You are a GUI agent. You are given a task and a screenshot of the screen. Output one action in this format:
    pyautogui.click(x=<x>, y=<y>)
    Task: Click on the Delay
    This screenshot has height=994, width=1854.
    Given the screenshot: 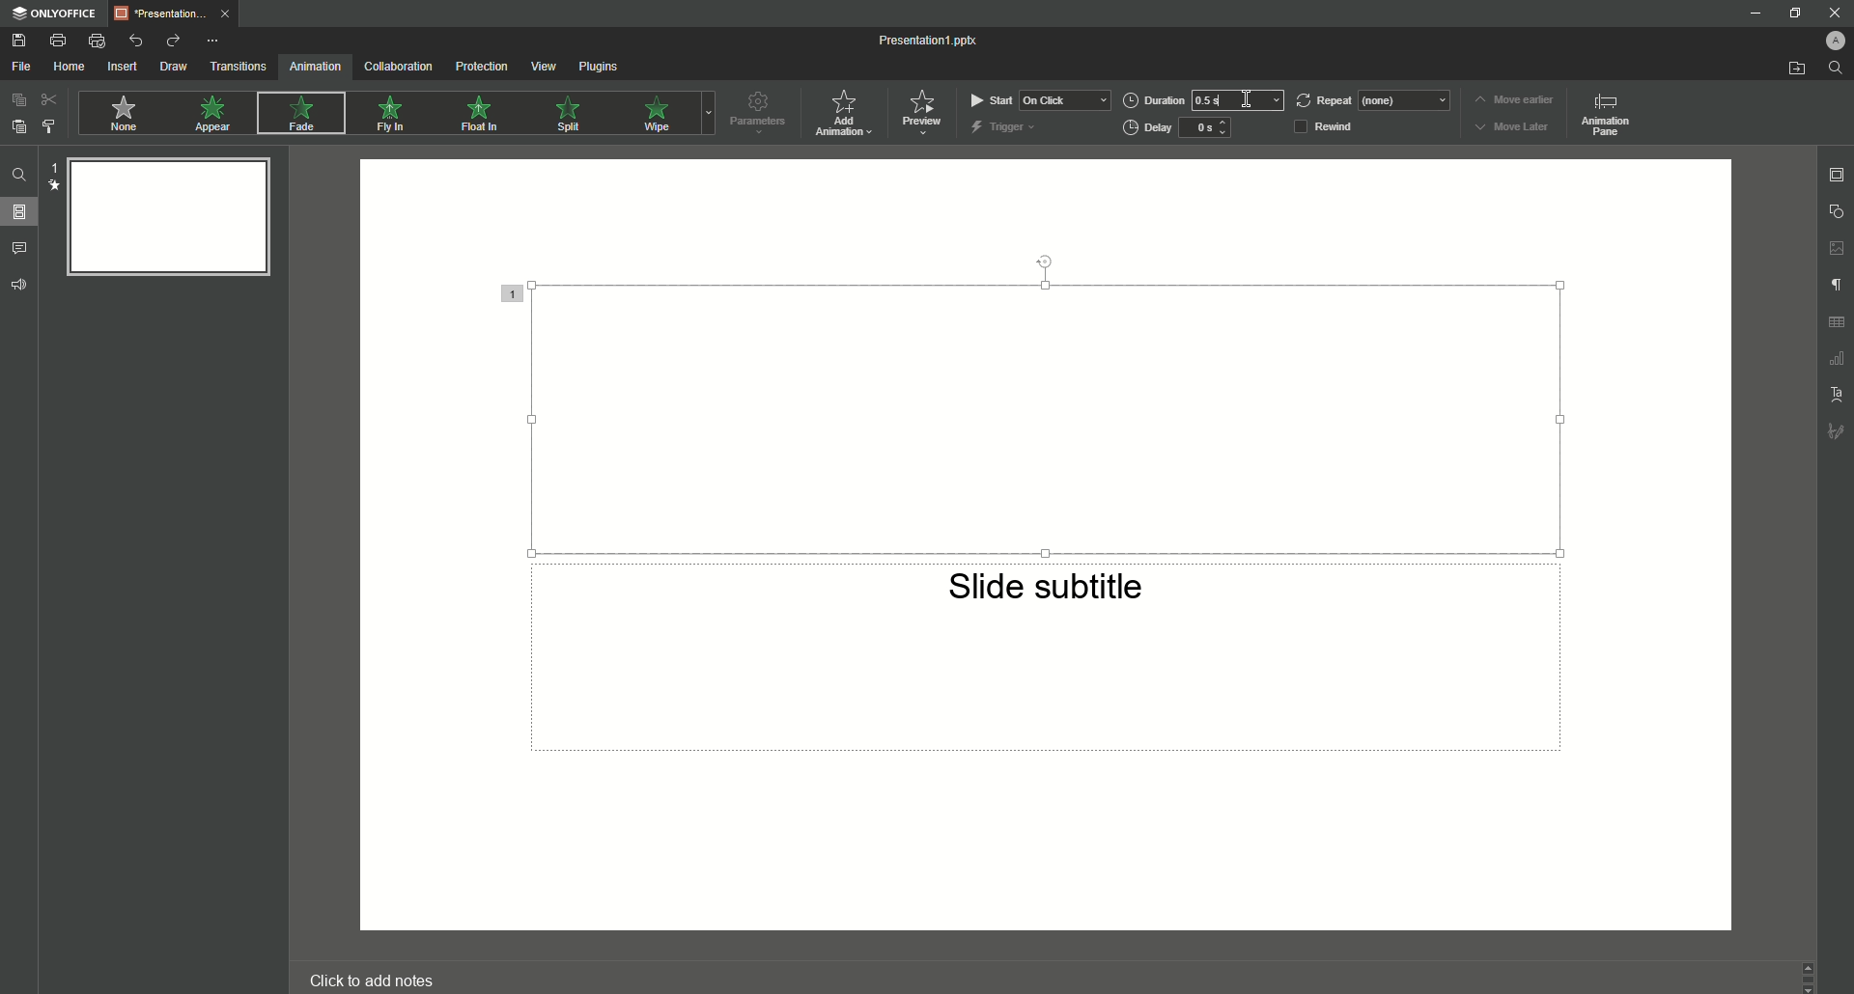 What is the action you would take?
    pyautogui.click(x=1179, y=128)
    